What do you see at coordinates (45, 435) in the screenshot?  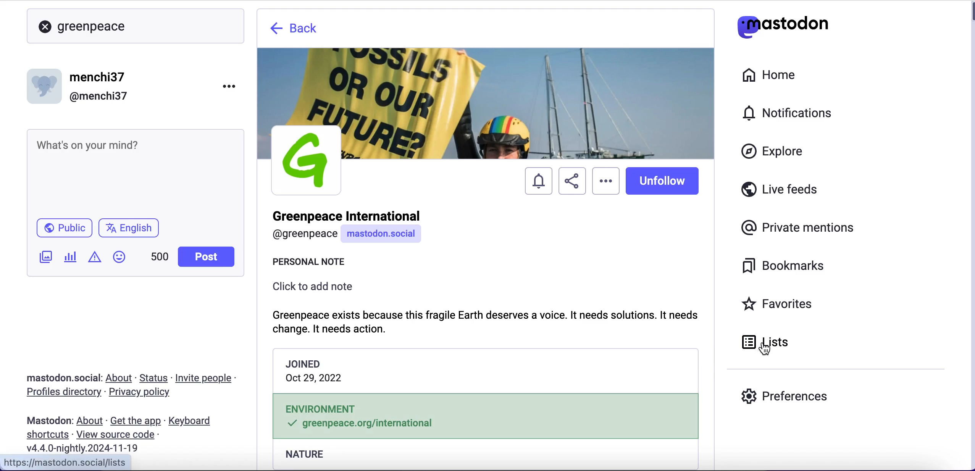 I see `shortcuts` at bounding box center [45, 435].